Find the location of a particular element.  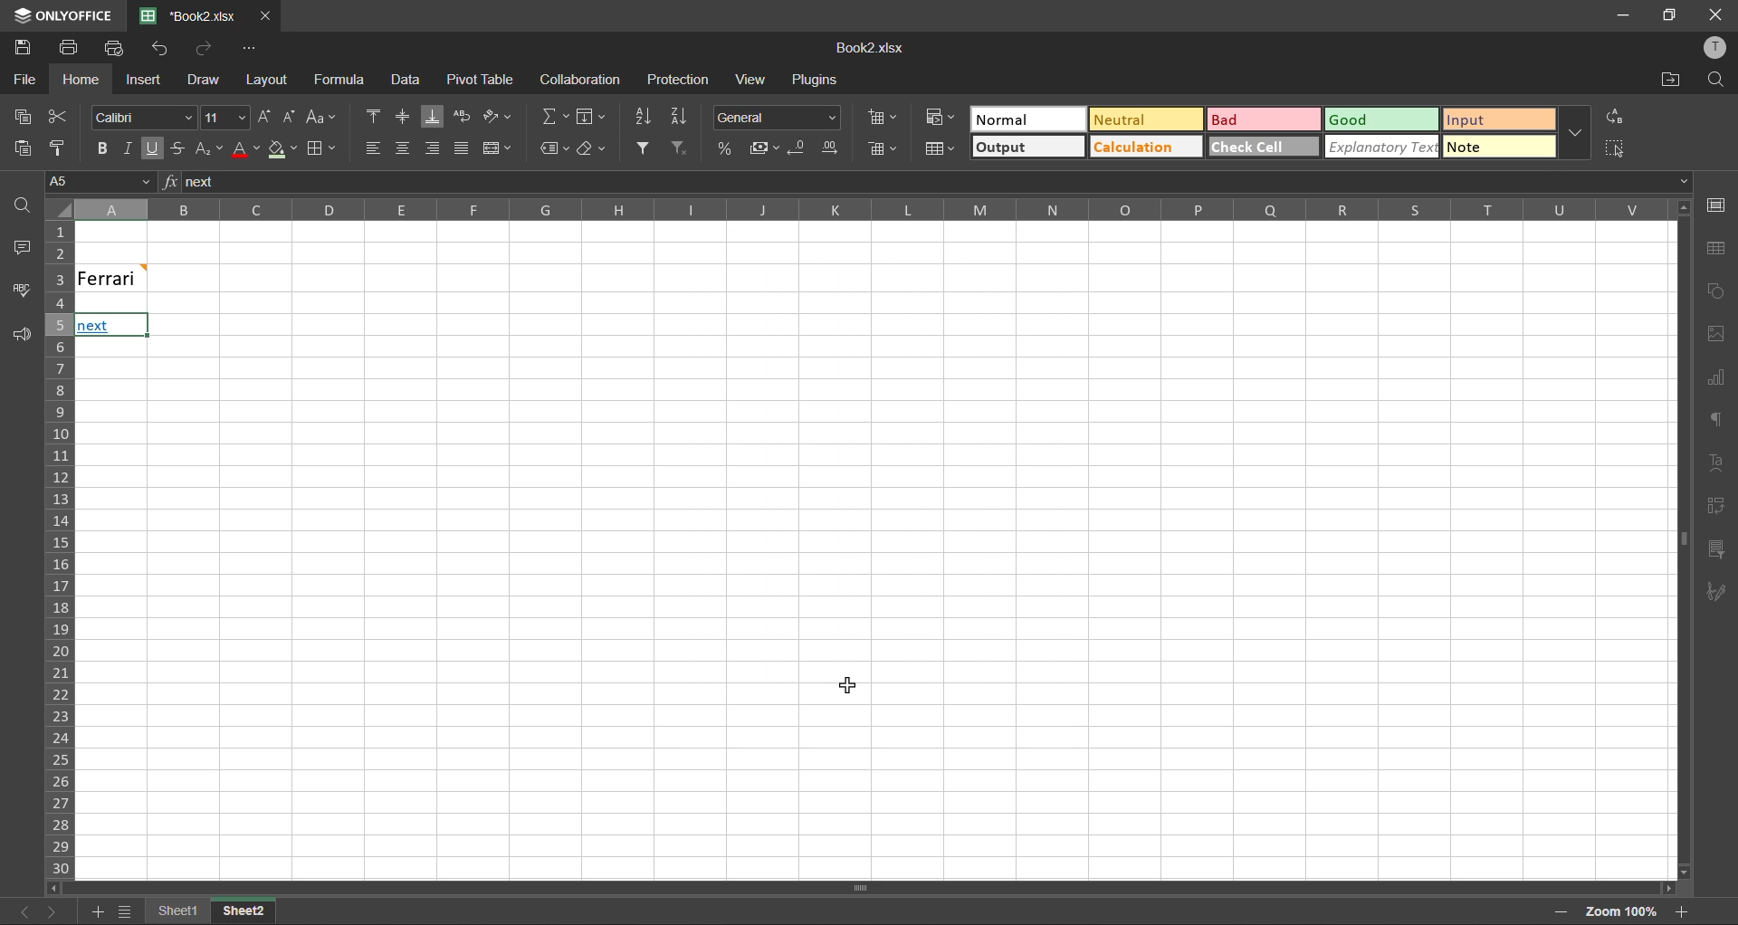

italic is located at coordinates (125, 148).